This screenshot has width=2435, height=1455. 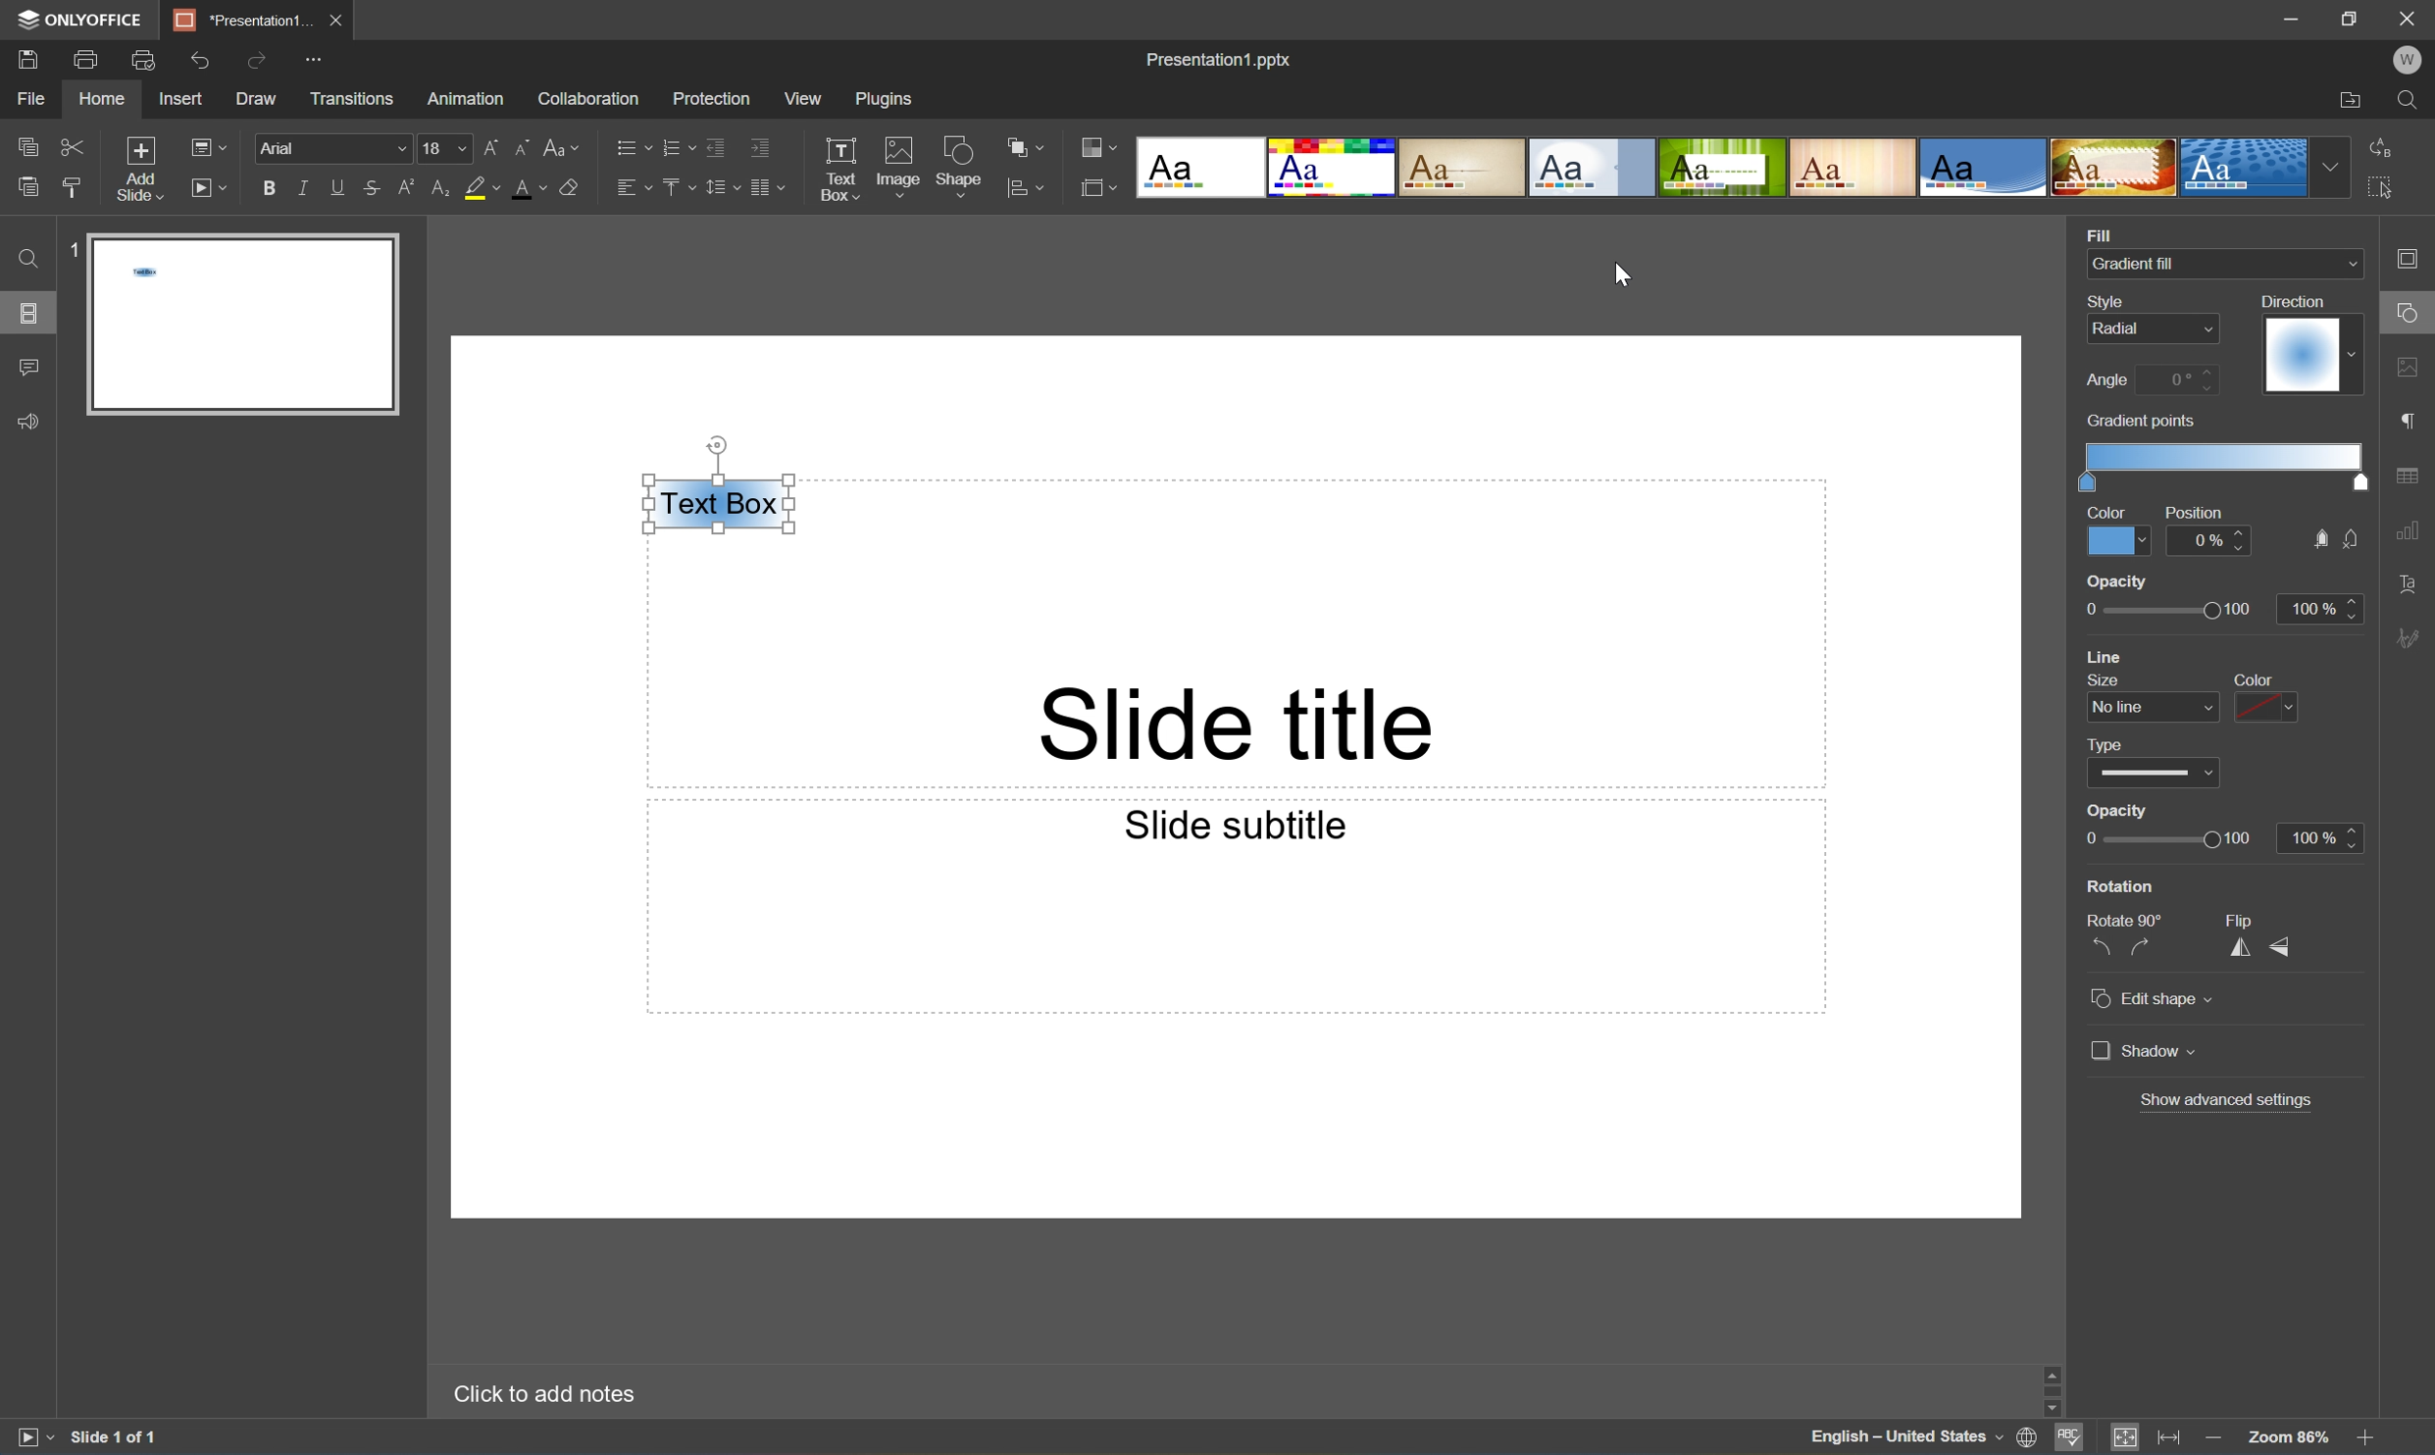 What do you see at coordinates (2410, 18) in the screenshot?
I see `Close` at bounding box center [2410, 18].